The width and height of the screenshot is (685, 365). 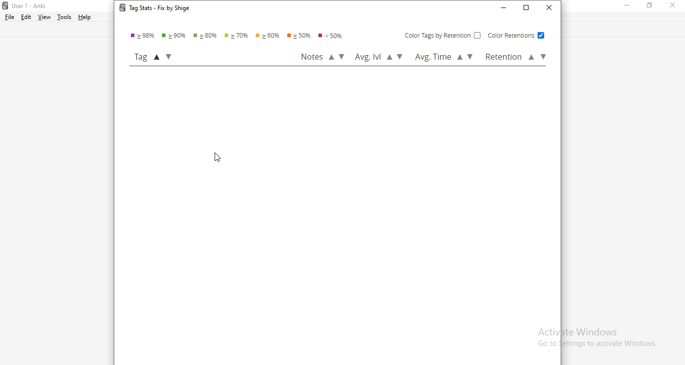 What do you see at coordinates (444, 58) in the screenshot?
I see `avg time` at bounding box center [444, 58].